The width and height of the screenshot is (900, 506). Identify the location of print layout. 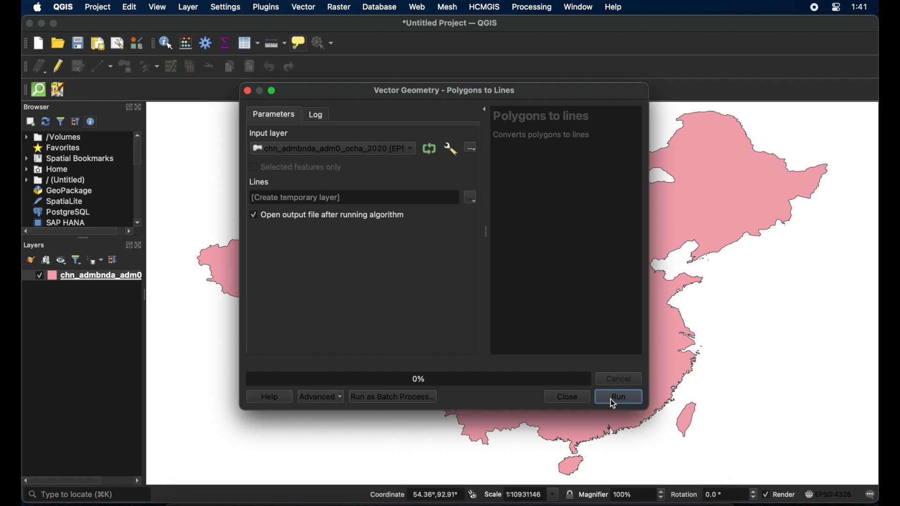
(97, 43).